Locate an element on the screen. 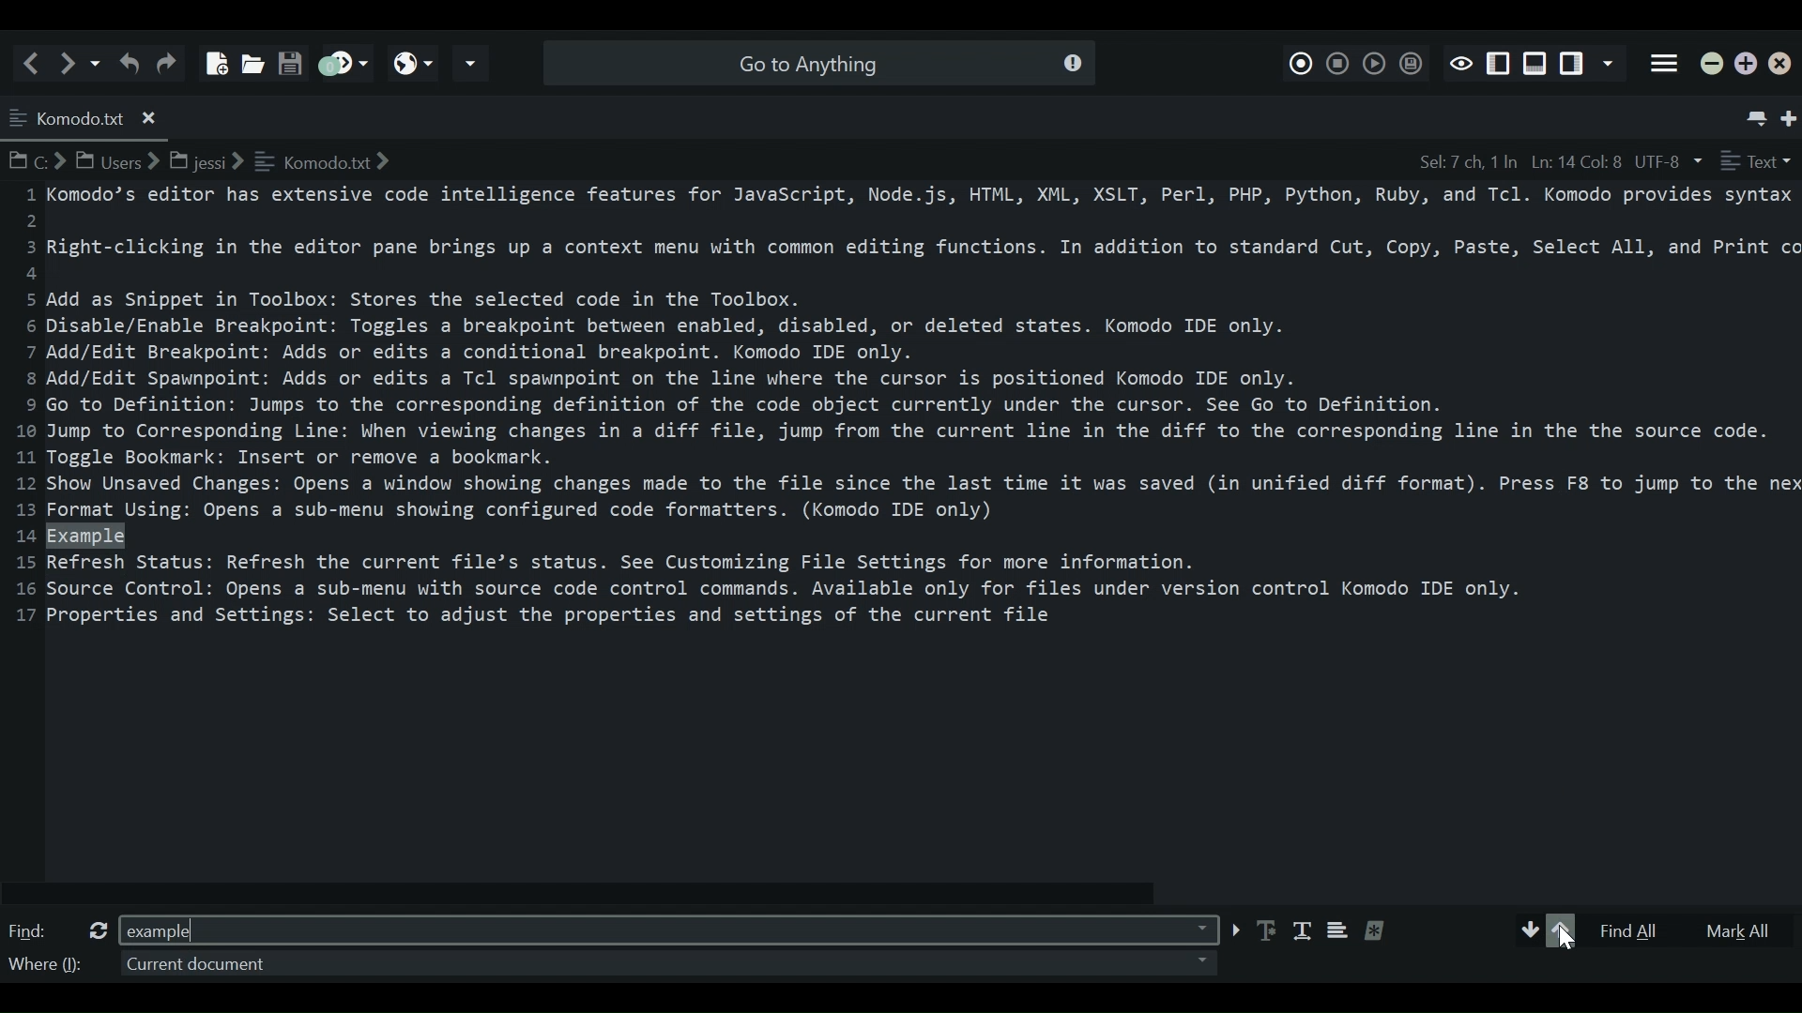 The width and height of the screenshot is (1802, 1013). File Encoding is located at coordinates (1670, 161).